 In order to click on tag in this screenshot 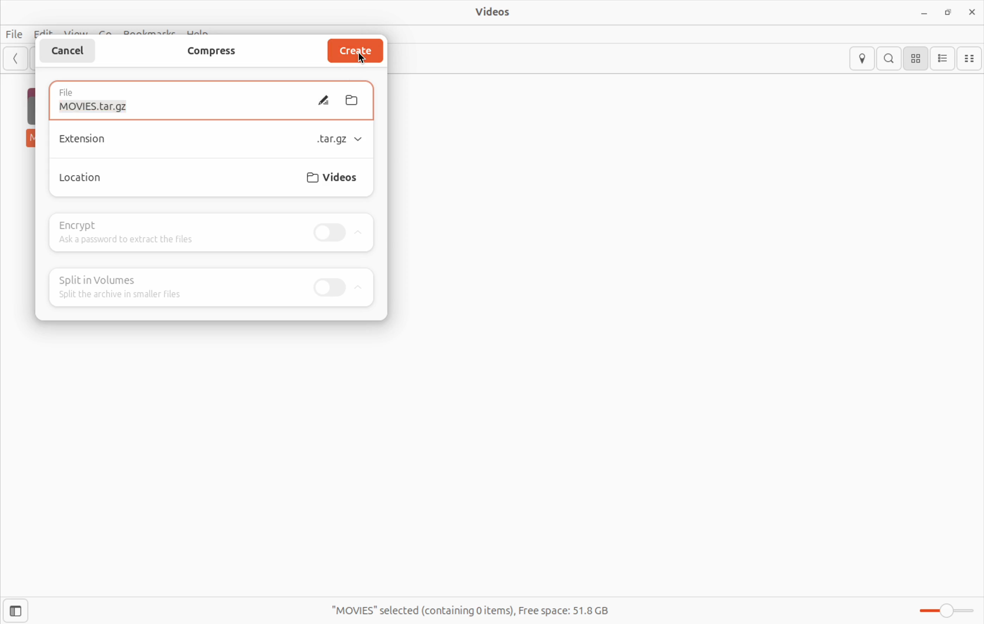, I will do `click(338, 138)`.